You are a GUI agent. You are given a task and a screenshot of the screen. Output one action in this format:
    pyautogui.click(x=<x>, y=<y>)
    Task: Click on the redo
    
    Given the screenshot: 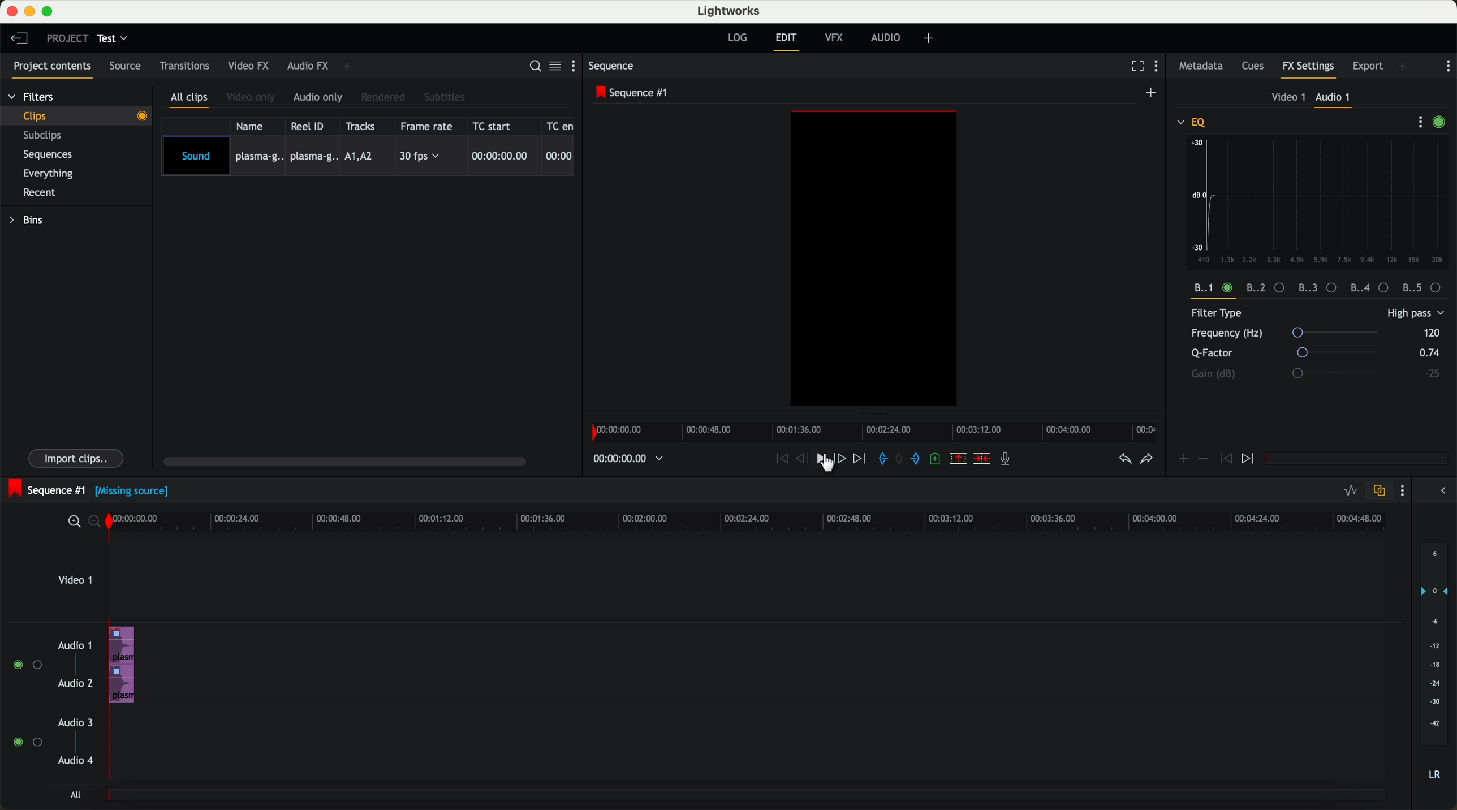 What is the action you would take?
    pyautogui.click(x=1145, y=460)
    